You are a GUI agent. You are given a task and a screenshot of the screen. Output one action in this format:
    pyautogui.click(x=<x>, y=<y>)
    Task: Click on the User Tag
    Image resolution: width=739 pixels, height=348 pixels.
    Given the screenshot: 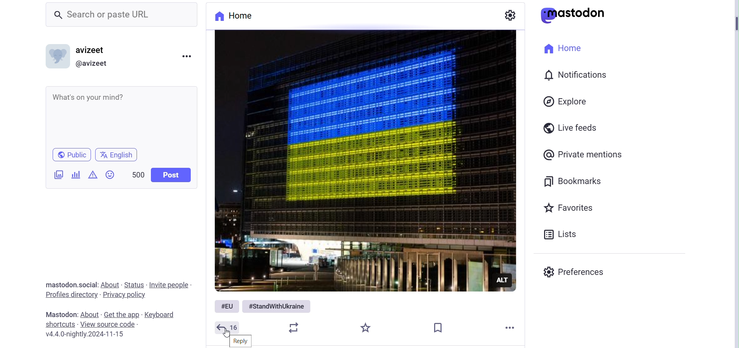 What is the action you would take?
    pyautogui.click(x=94, y=63)
    